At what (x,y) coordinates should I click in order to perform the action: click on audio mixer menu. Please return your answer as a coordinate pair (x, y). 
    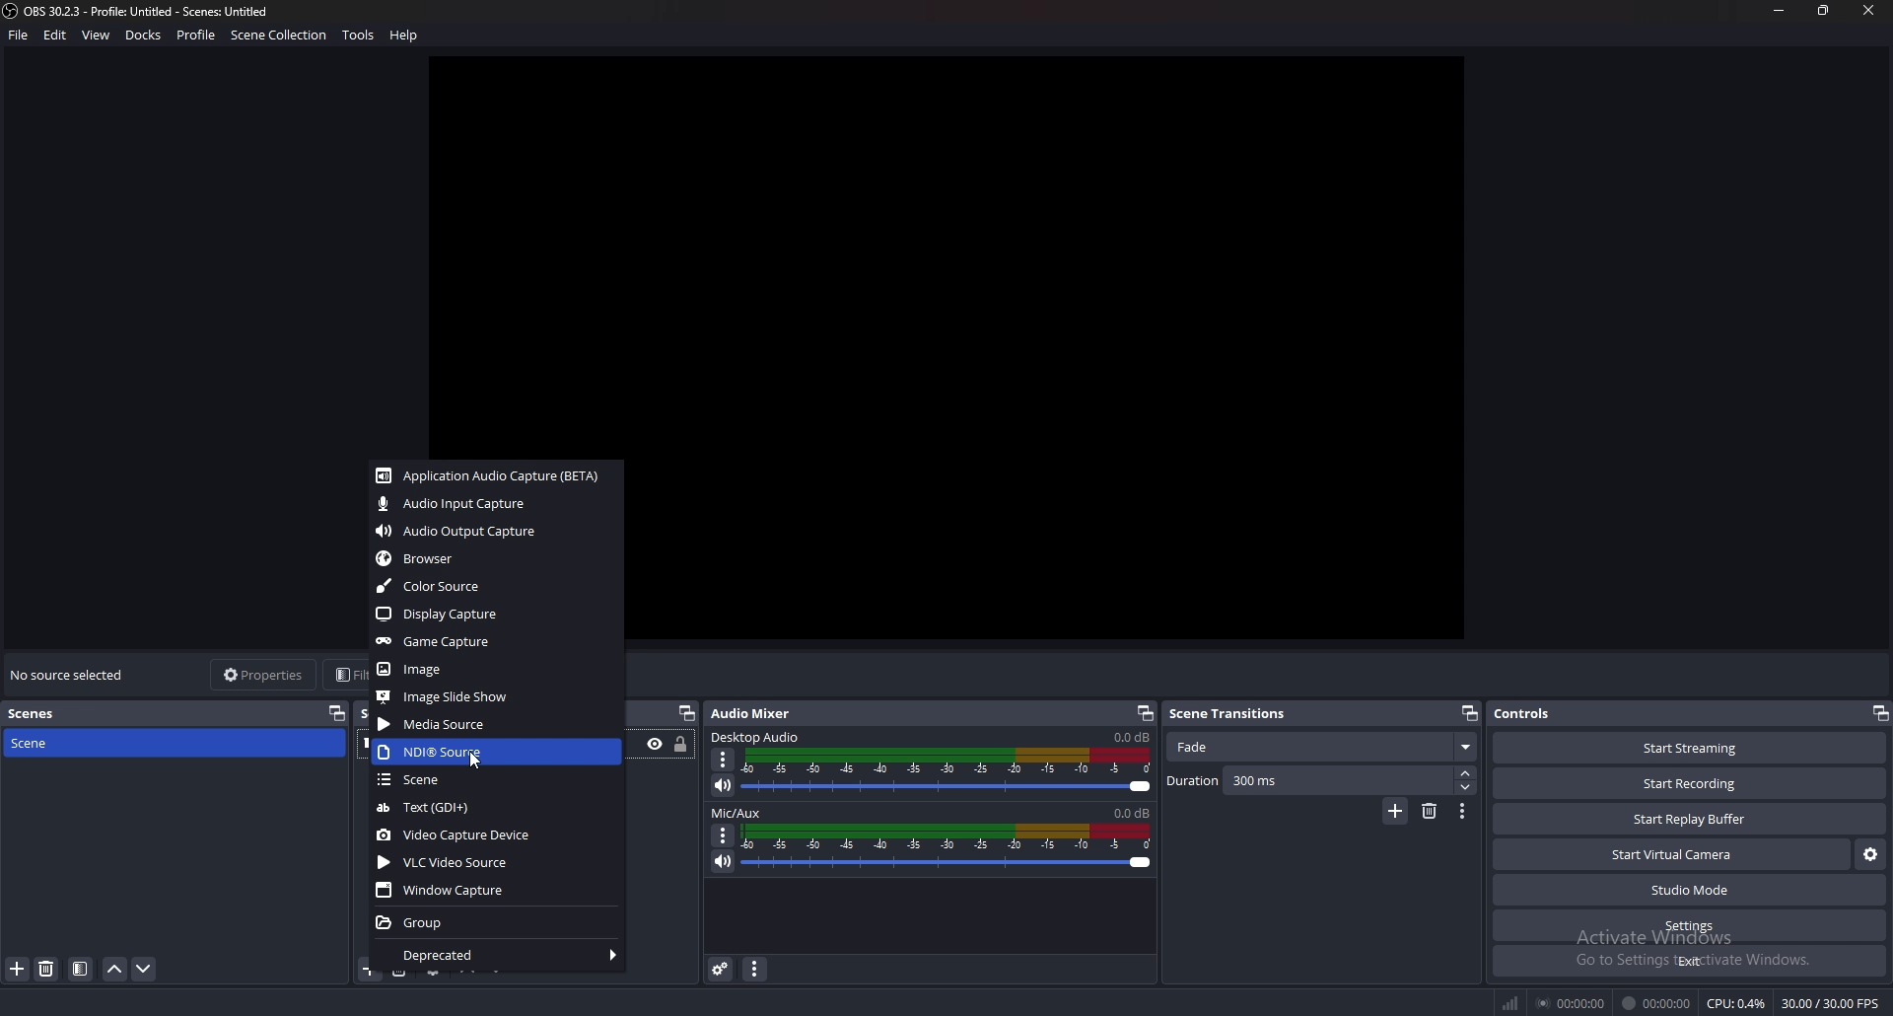
    Looking at the image, I should click on (754, 970).